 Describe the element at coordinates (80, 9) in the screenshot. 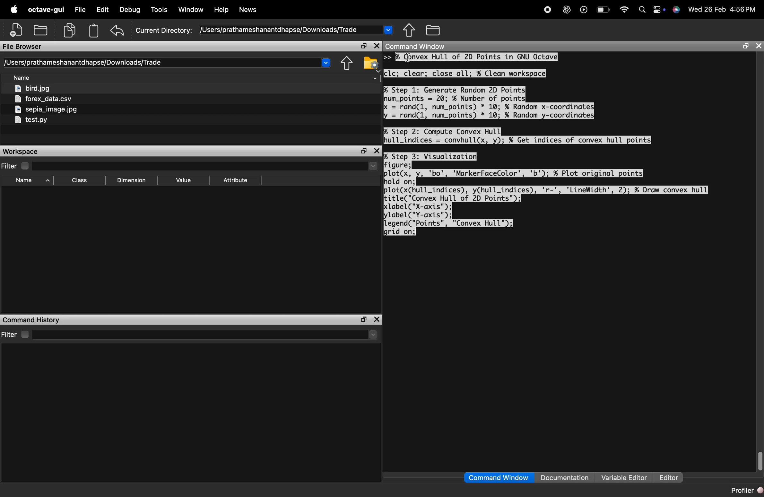

I see `file` at that location.